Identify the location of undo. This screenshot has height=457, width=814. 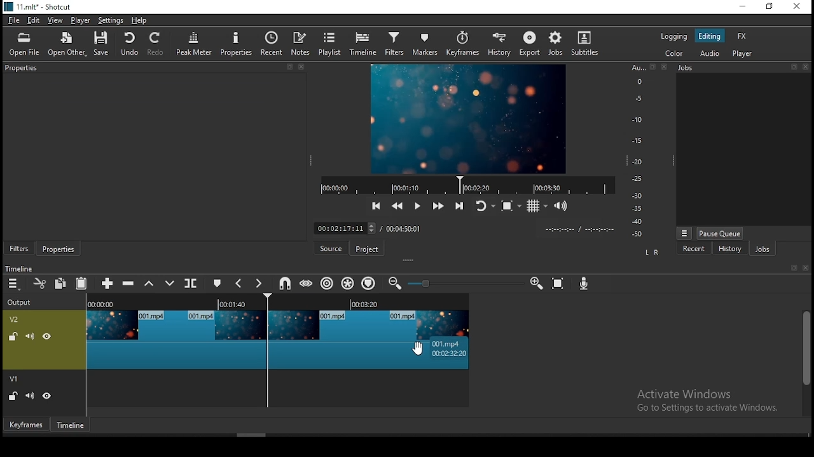
(129, 44).